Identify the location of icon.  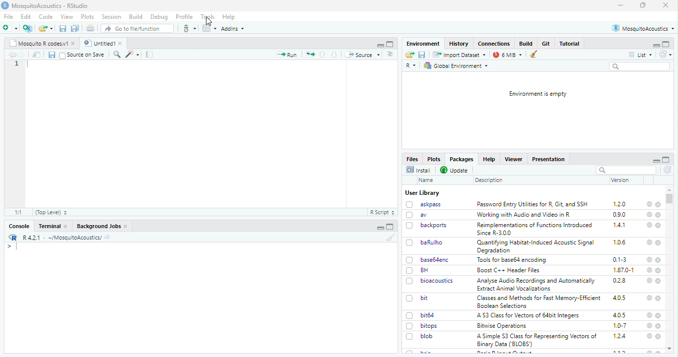
(310, 55).